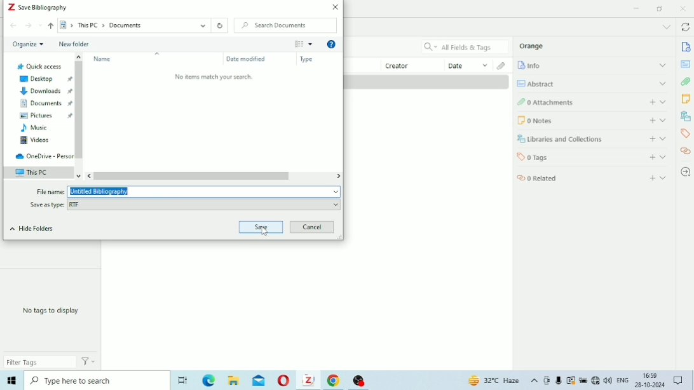 The image size is (694, 390). I want to click on Cursor, so click(264, 231).